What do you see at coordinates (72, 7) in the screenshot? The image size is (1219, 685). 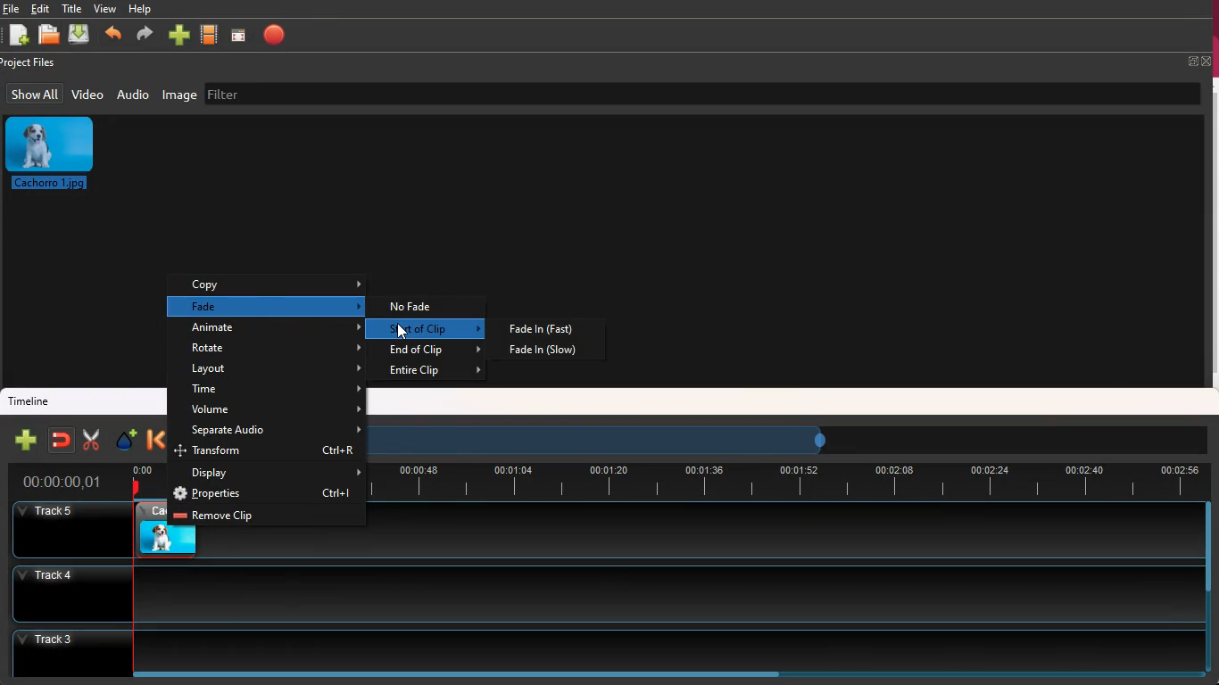 I see `title` at bounding box center [72, 7].